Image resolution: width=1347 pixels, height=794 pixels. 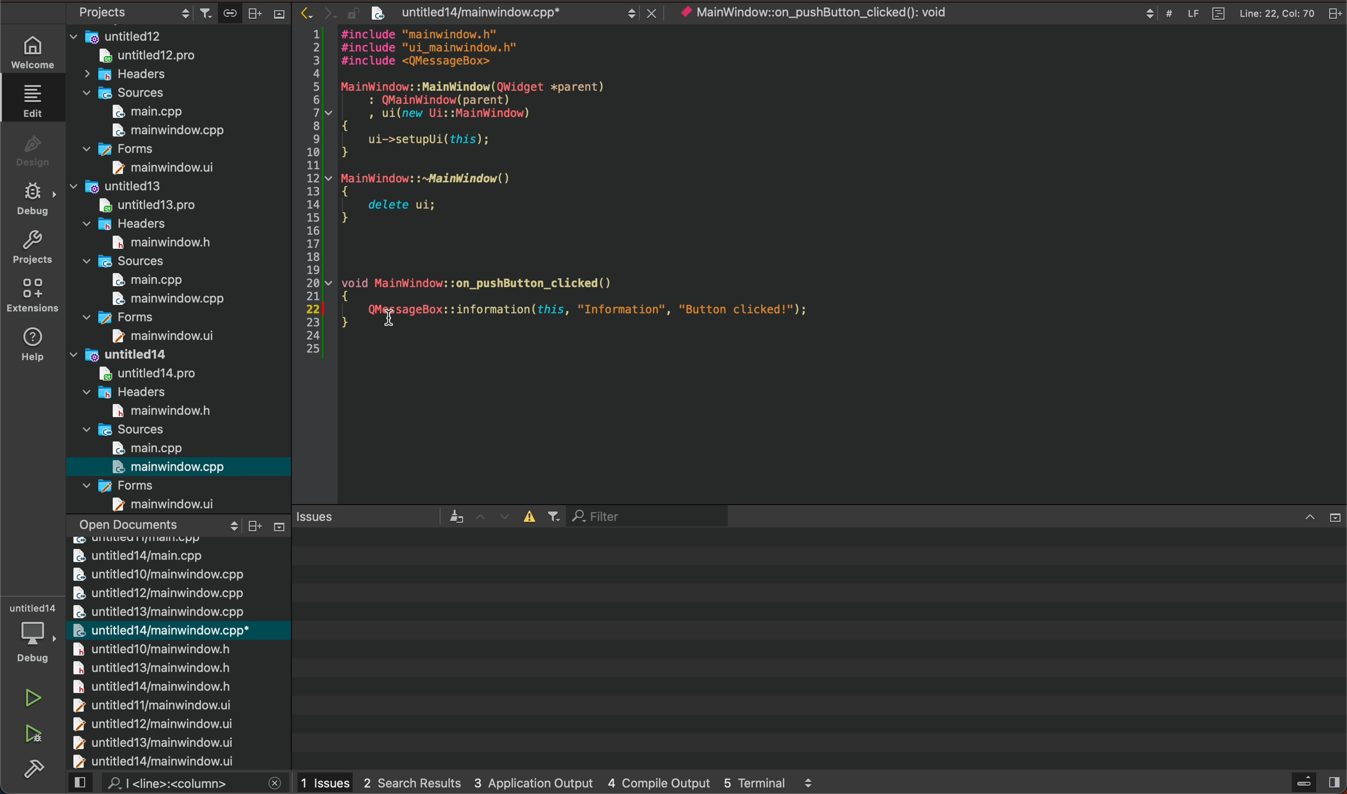 I want to click on main window, so click(x=157, y=337).